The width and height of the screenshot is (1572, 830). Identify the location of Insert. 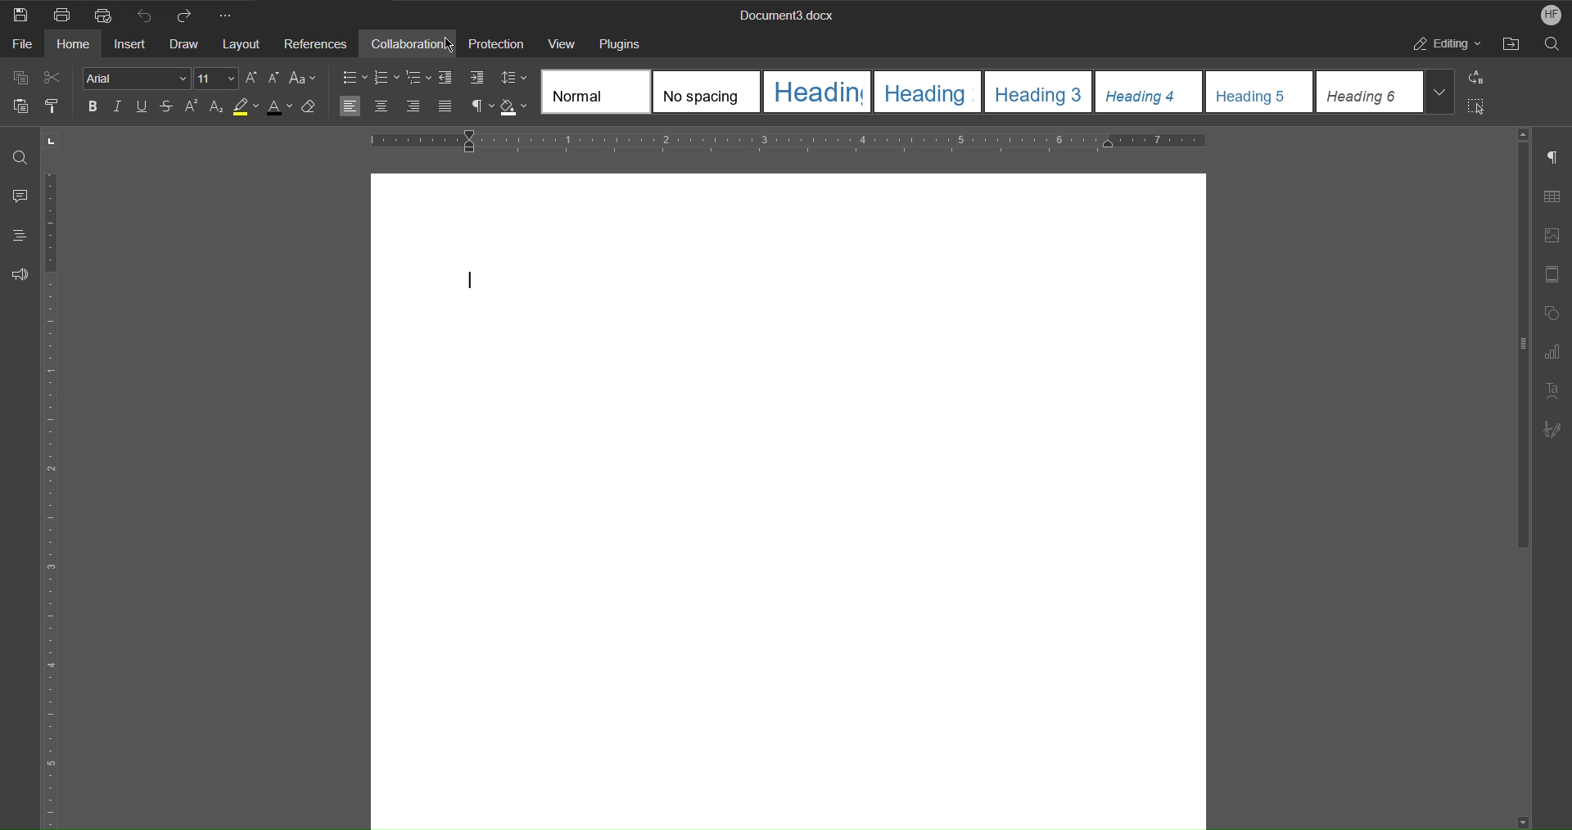
(133, 47).